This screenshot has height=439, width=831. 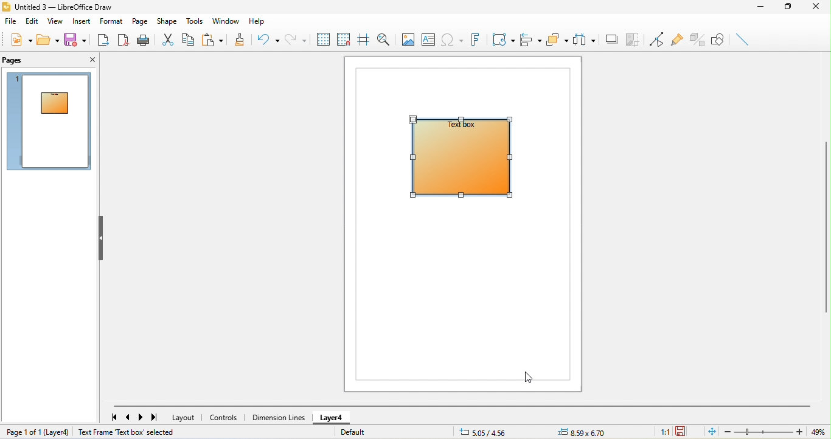 What do you see at coordinates (330, 419) in the screenshot?
I see `layer 4` at bounding box center [330, 419].